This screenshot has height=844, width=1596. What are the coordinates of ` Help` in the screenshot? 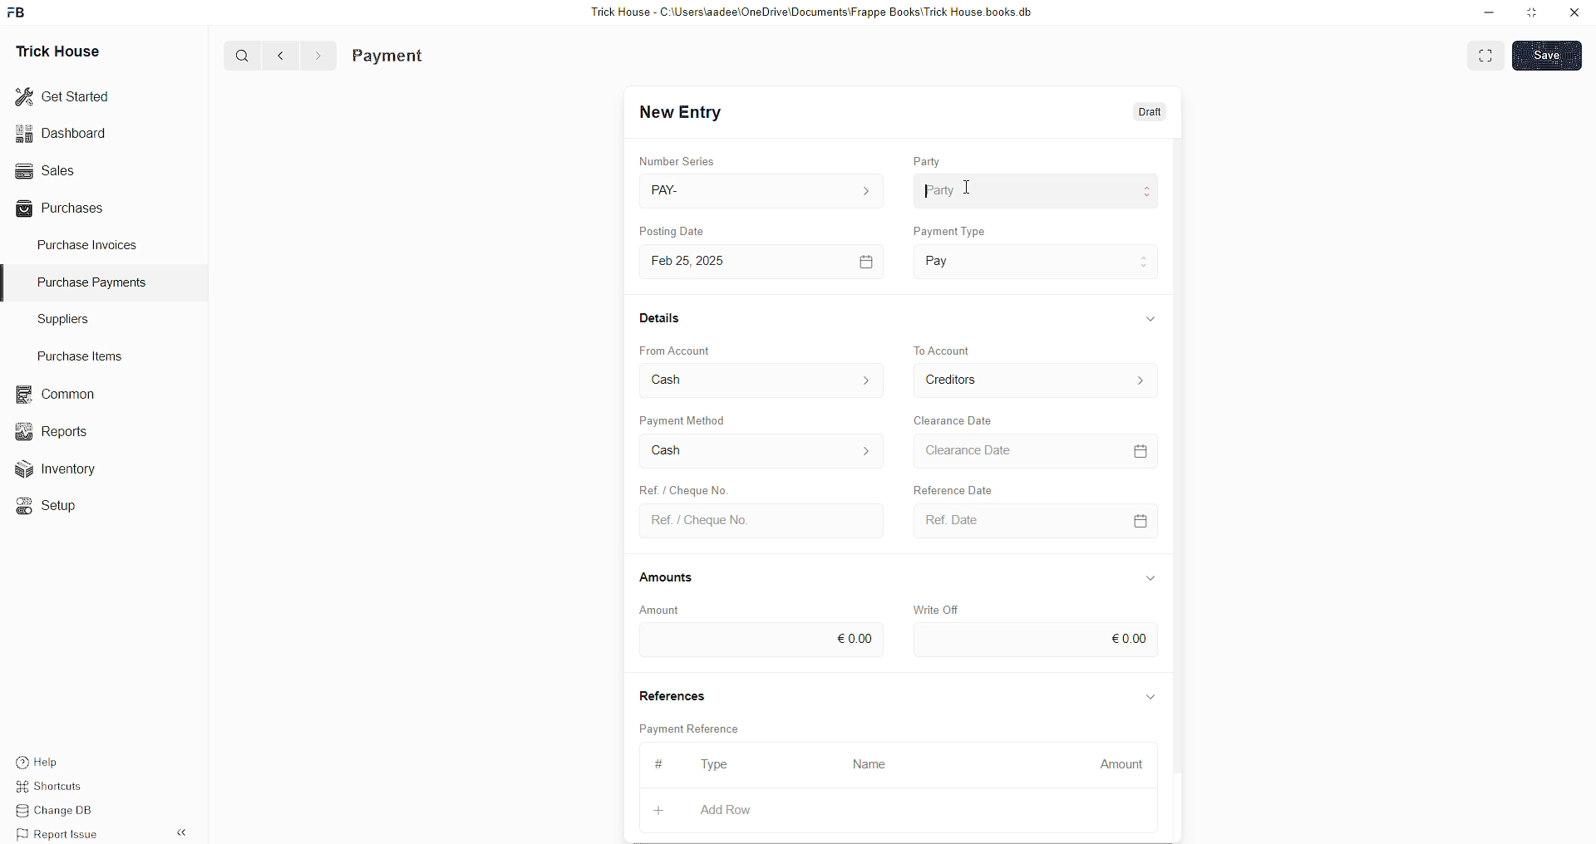 It's located at (62, 760).